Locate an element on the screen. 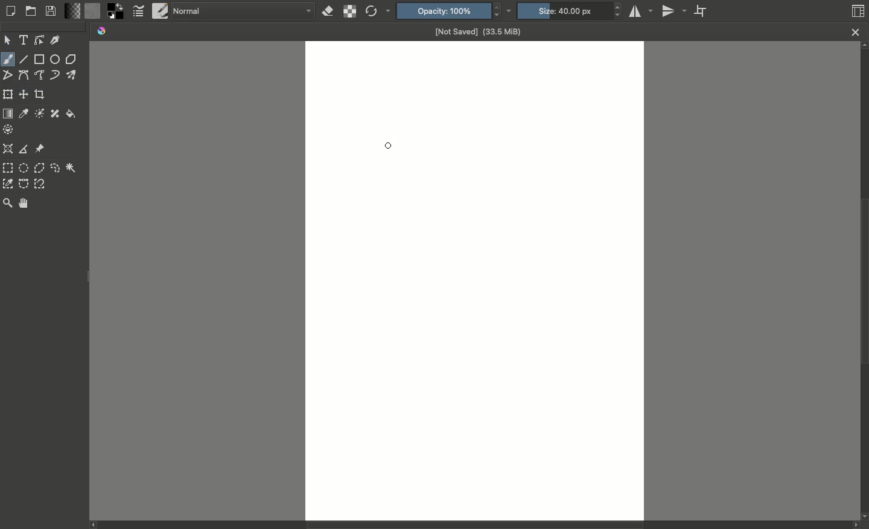 This screenshot has width=869, height=529. Calligraphy is located at coordinates (56, 39).